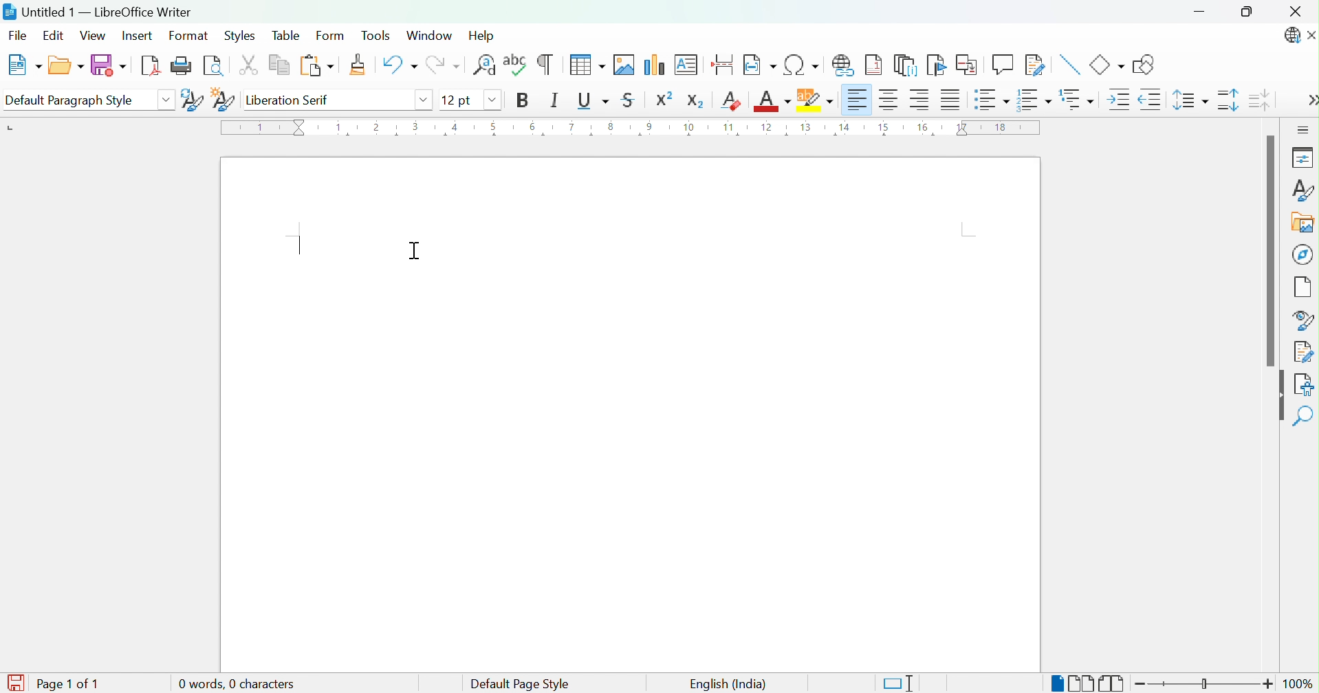  I want to click on New Style from Selection, so click(223, 98).